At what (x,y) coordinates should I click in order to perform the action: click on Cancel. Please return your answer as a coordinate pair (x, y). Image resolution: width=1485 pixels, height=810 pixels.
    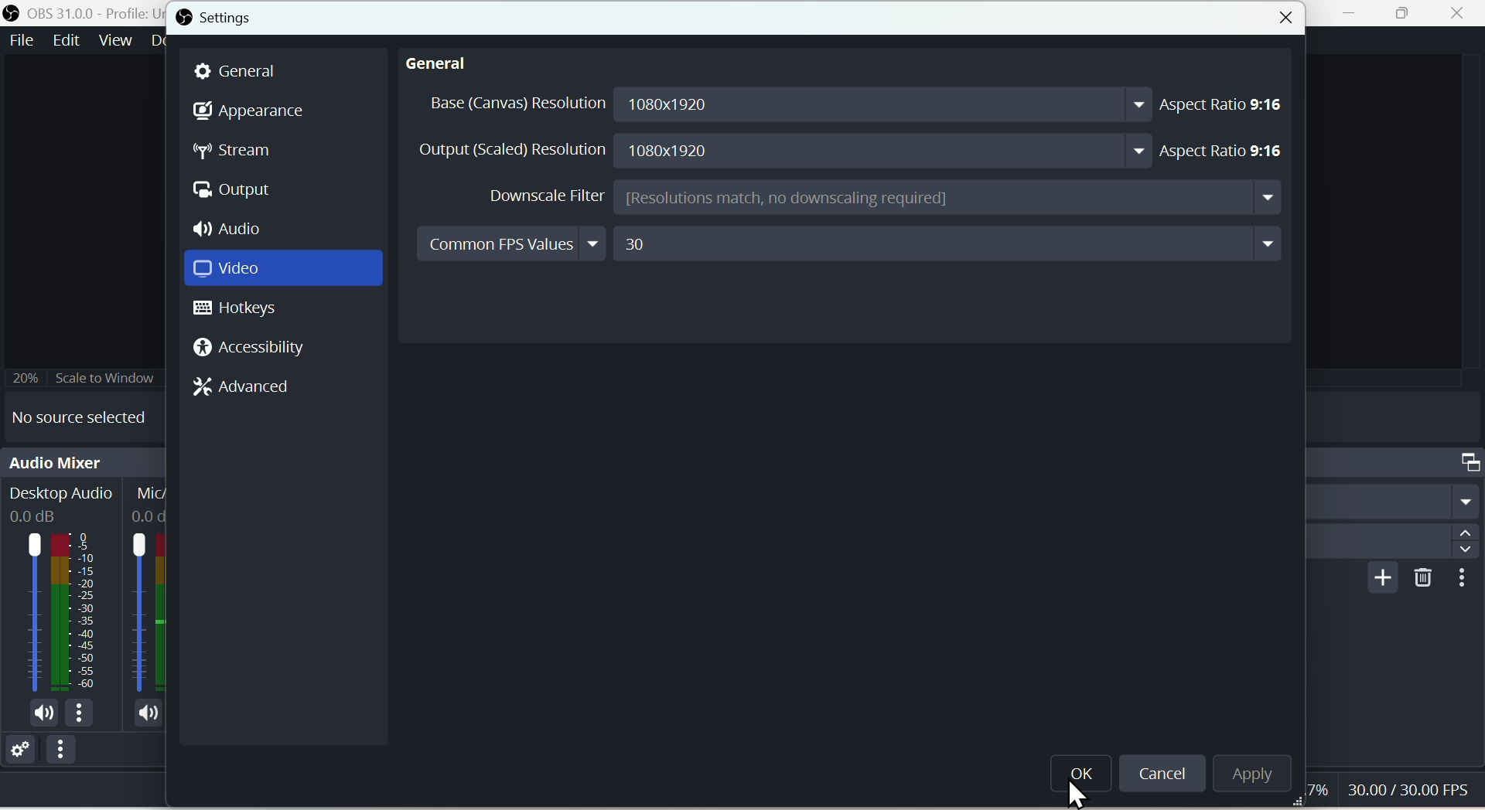
    Looking at the image, I should click on (1163, 774).